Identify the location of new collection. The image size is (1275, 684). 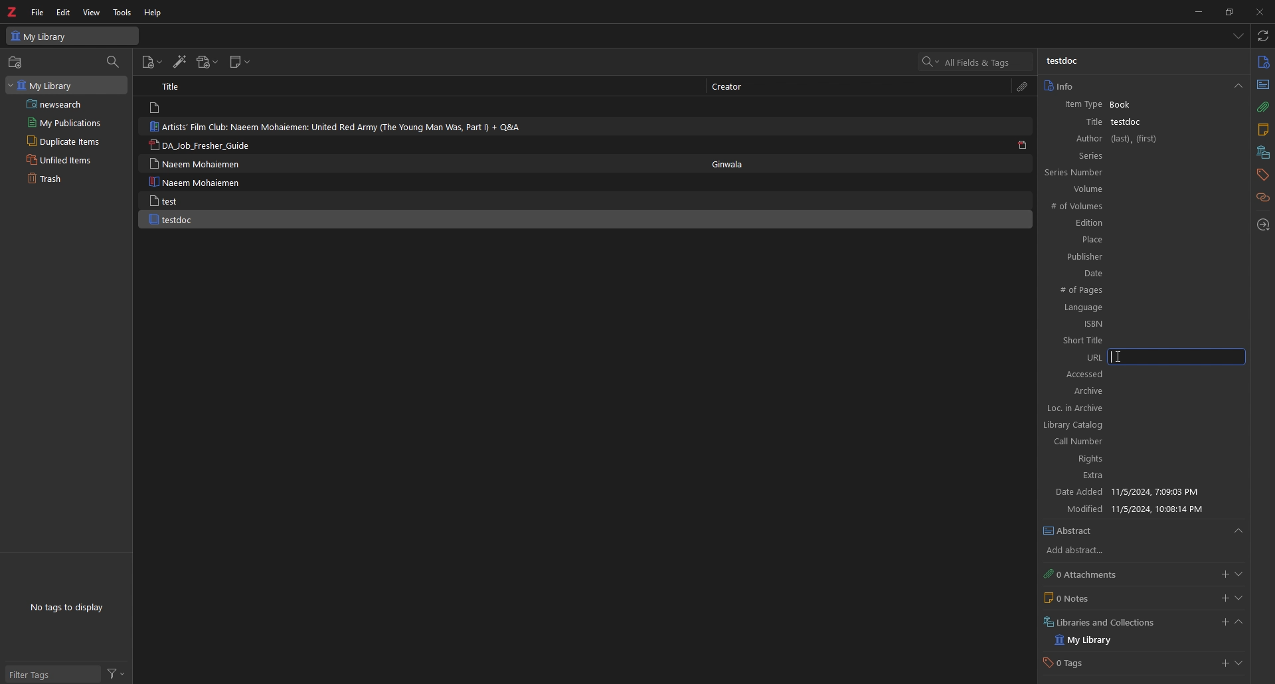
(17, 62).